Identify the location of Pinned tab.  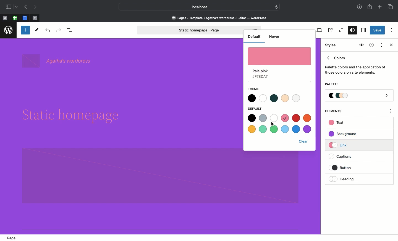
(35, 18).